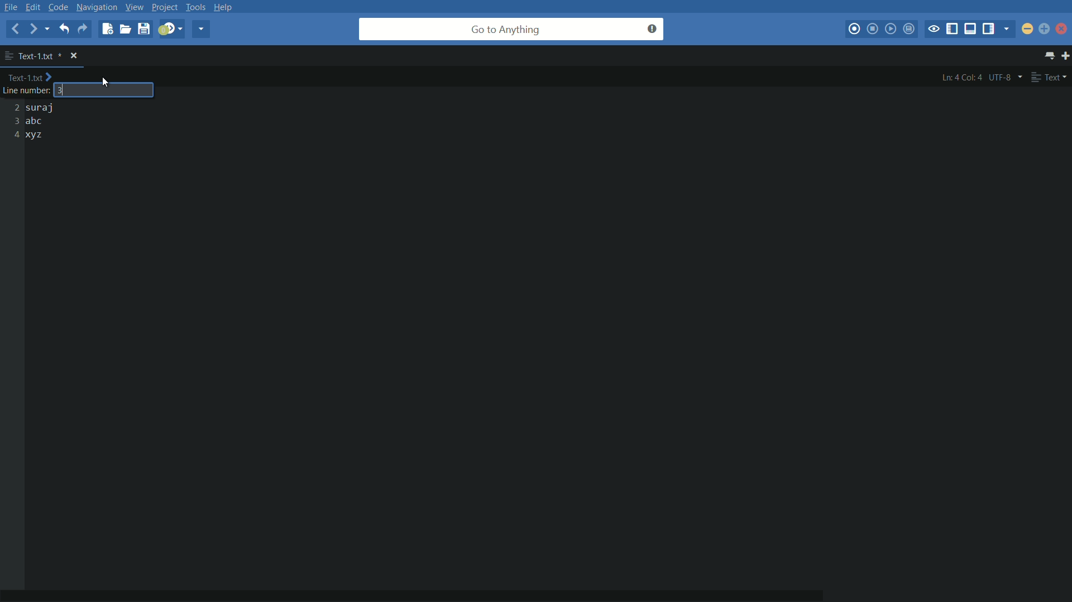 The width and height of the screenshot is (1072, 602). Describe the element at coordinates (1051, 56) in the screenshot. I see `show all tabs` at that location.